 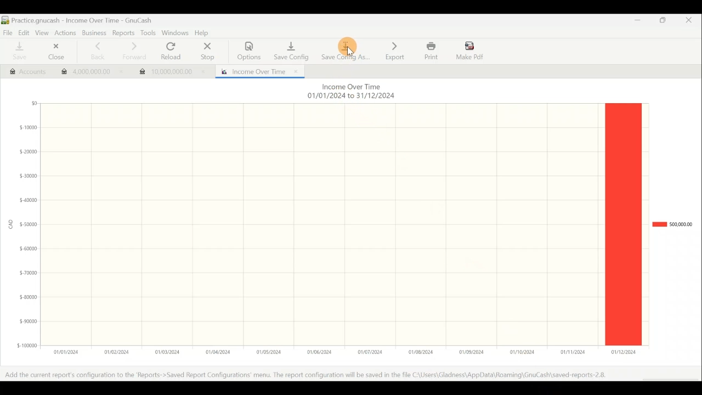 What do you see at coordinates (133, 51) in the screenshot?
I see `Forward` at bounding box center [133, 51].